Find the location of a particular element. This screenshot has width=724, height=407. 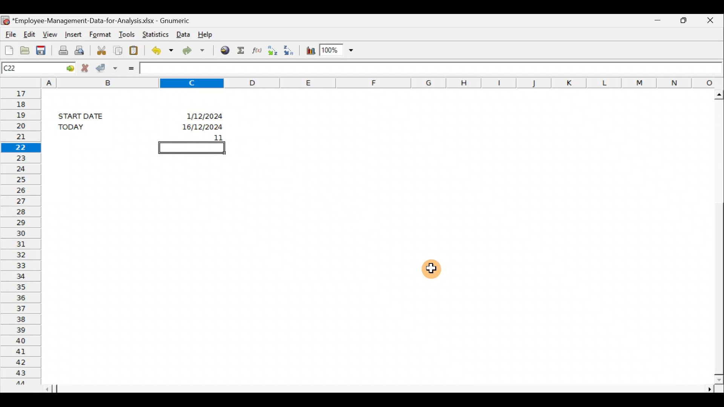

Copy the selection is located at coordinates (119, 49).